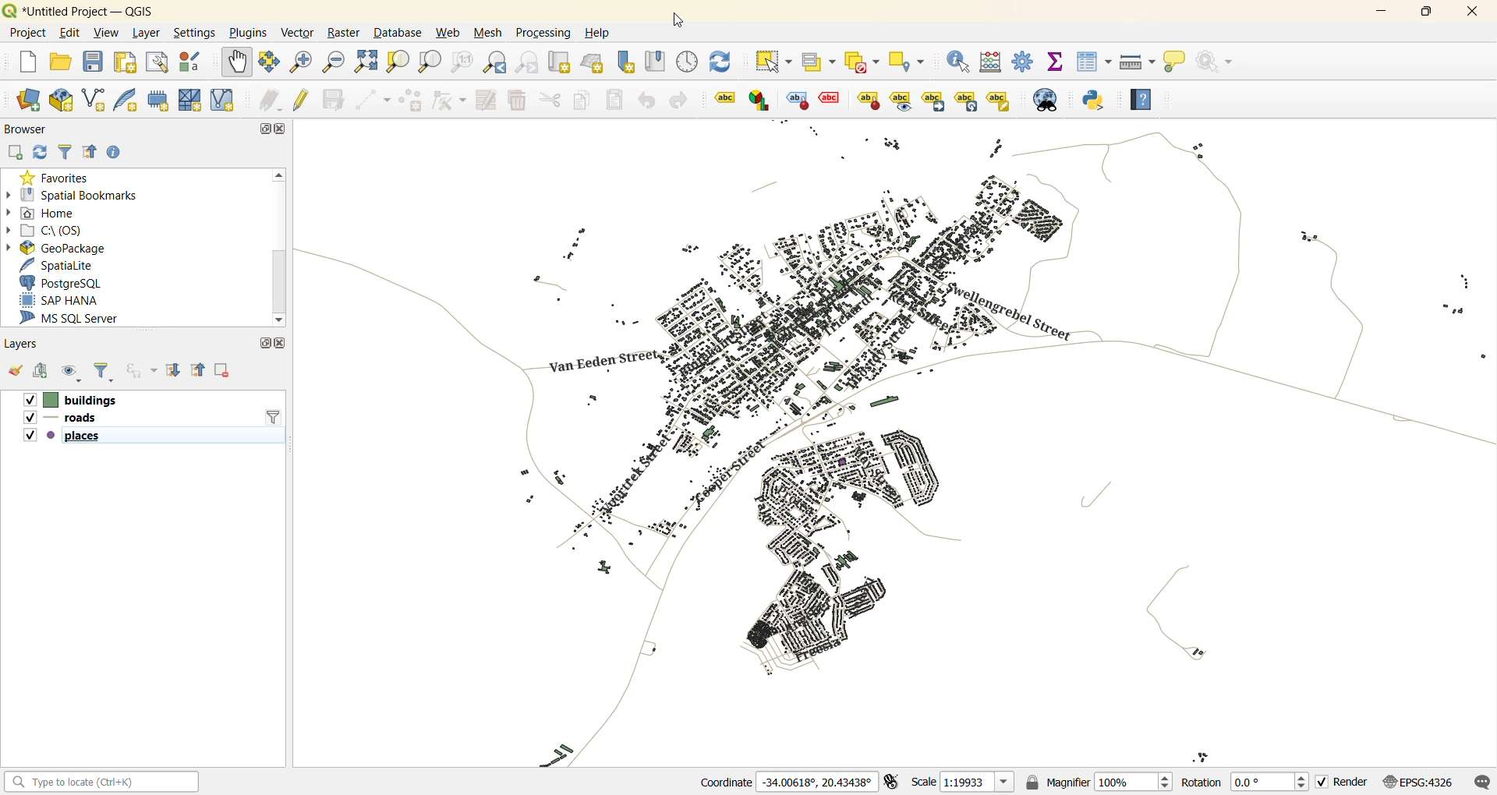 This screenshot has width=1497, height=795. I want to click on new data source manager, so click(33, 101).